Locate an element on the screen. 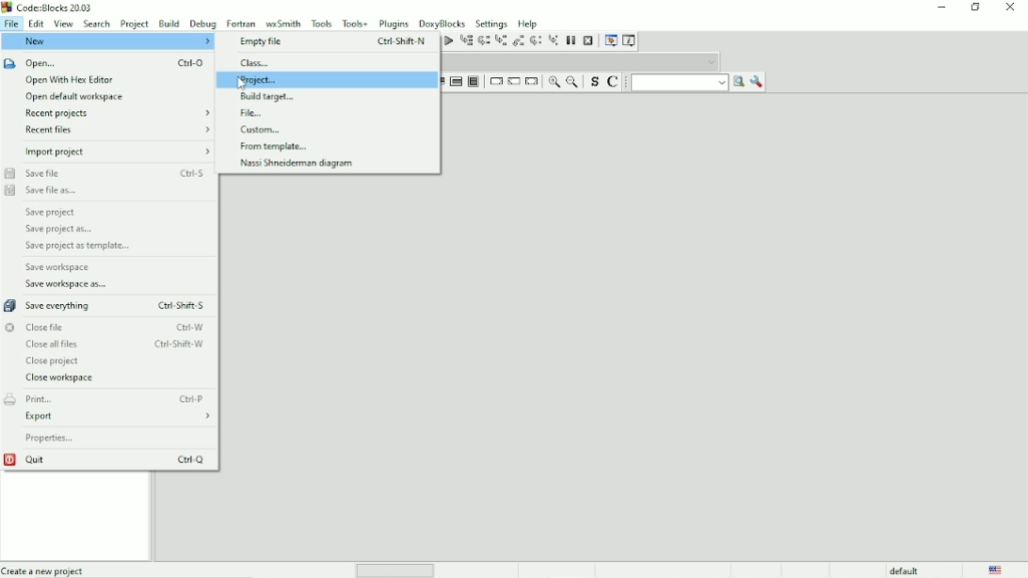  Close file is located at coordinates (104, 327).